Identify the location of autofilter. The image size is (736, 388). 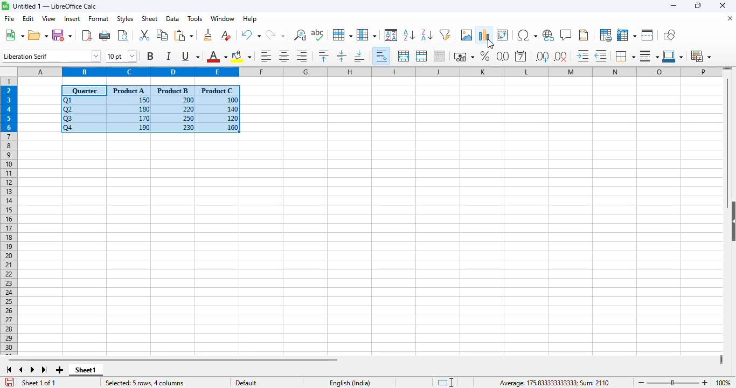
(445, 34).